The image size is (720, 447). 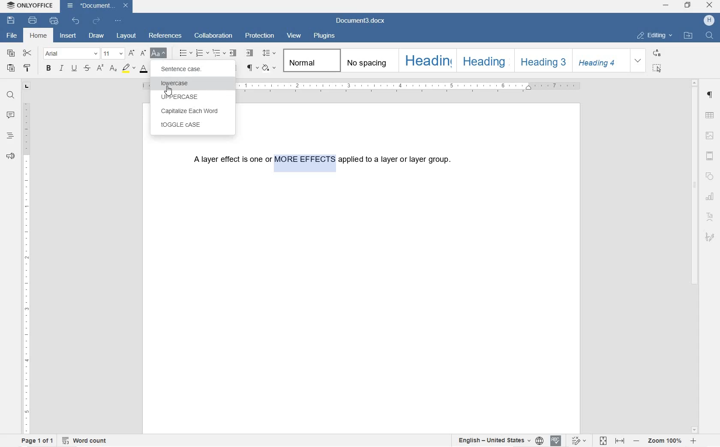 What do you see at coordinates (639, 61) in the screenshot?
I see `EXPAND FORMATTING STYLE` at bounding box center [639, 61].